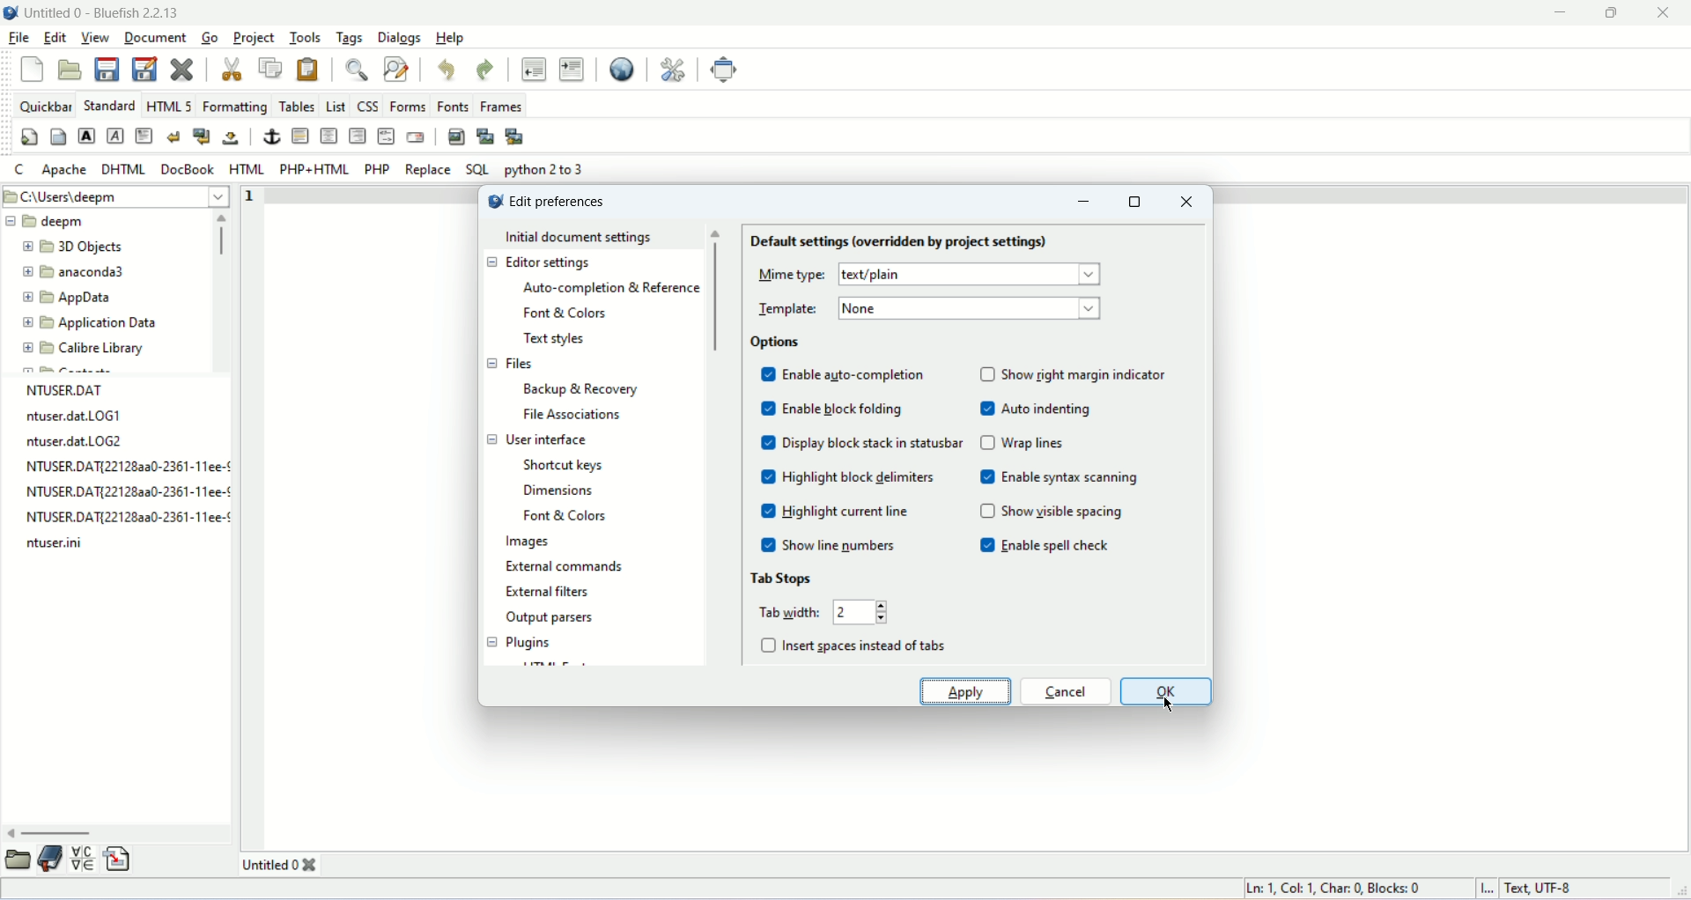  Describe the element at coordinates (395, 69) in the screenshot. I see `advanced find and replace` at that location.